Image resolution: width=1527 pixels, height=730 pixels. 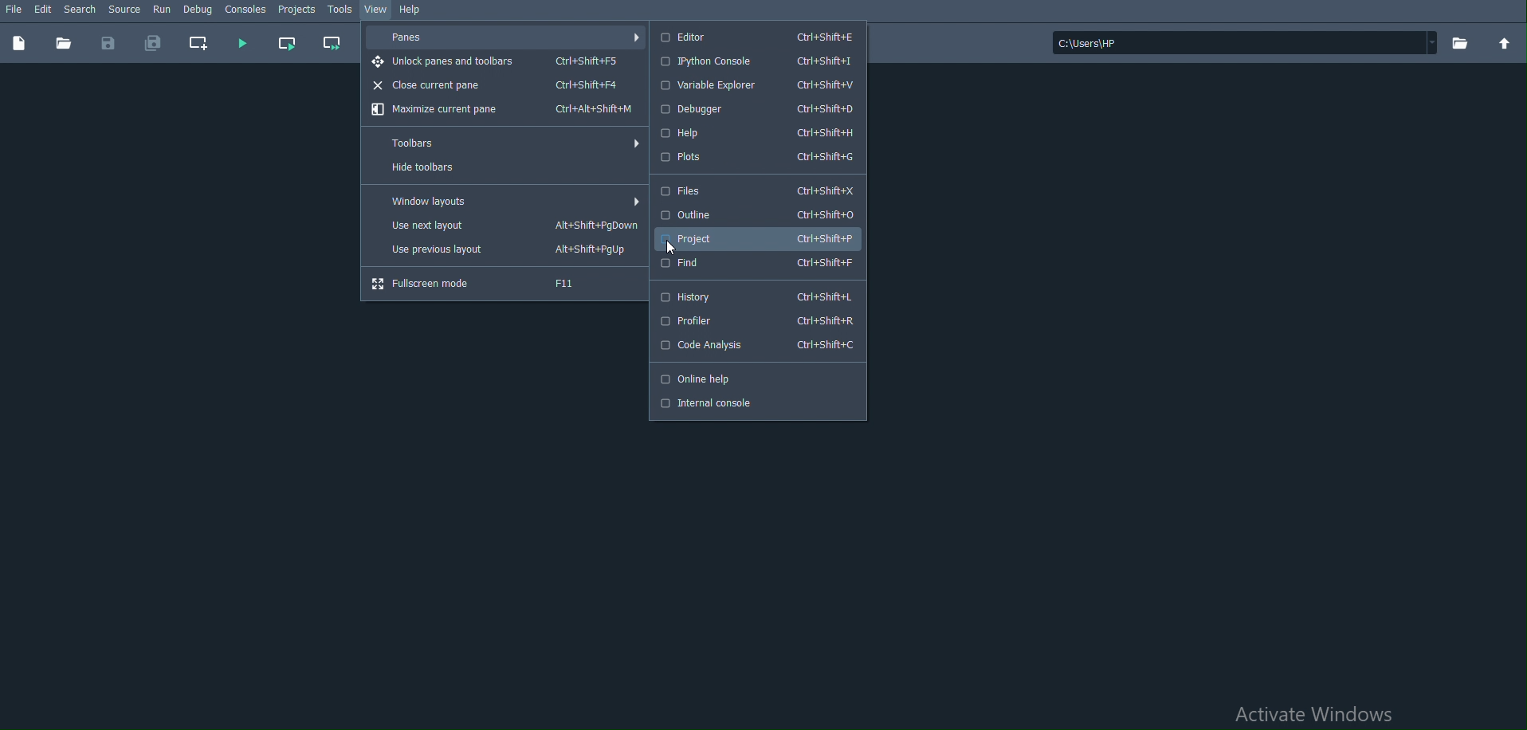 I want to click on Maximize current pane, so click(x=503, y=108).